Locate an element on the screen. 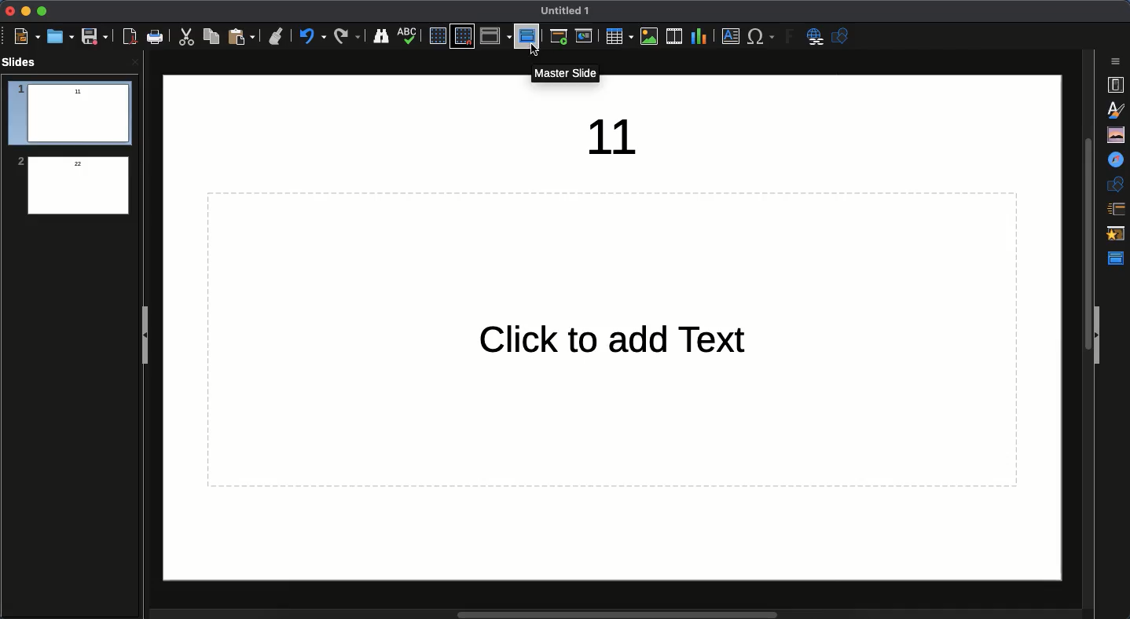 Image resolution: width=1130 pixels, height=619 pixels. Styles is located at coordinates (1119, 109).